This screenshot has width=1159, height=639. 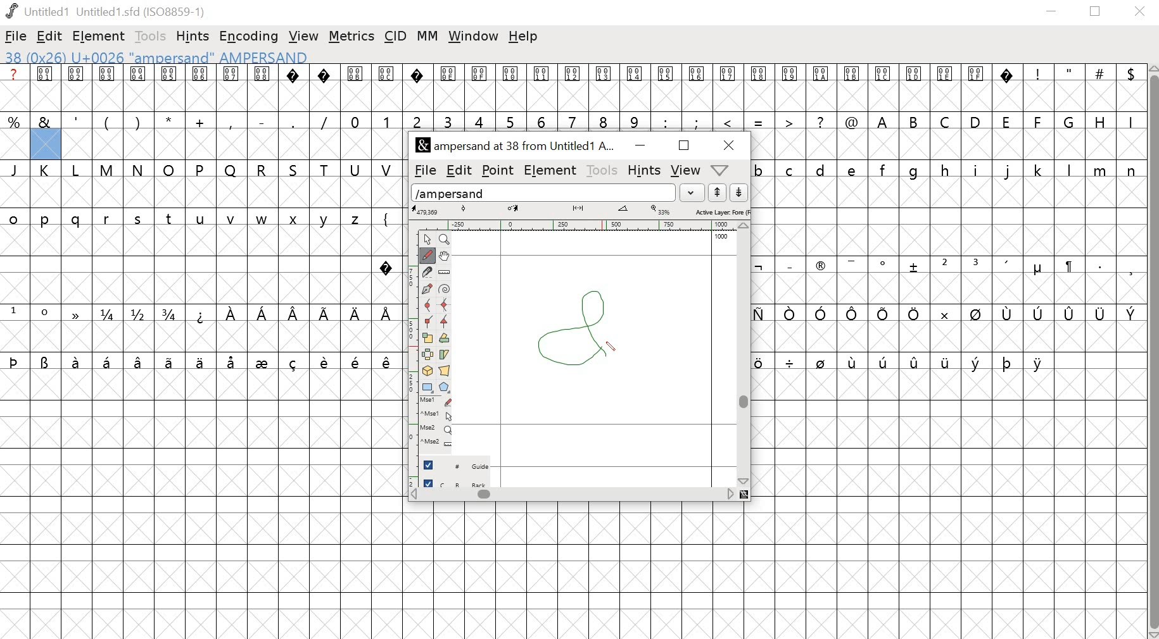 I want to click on selection toggle Guide, so click(x=460, y=464).